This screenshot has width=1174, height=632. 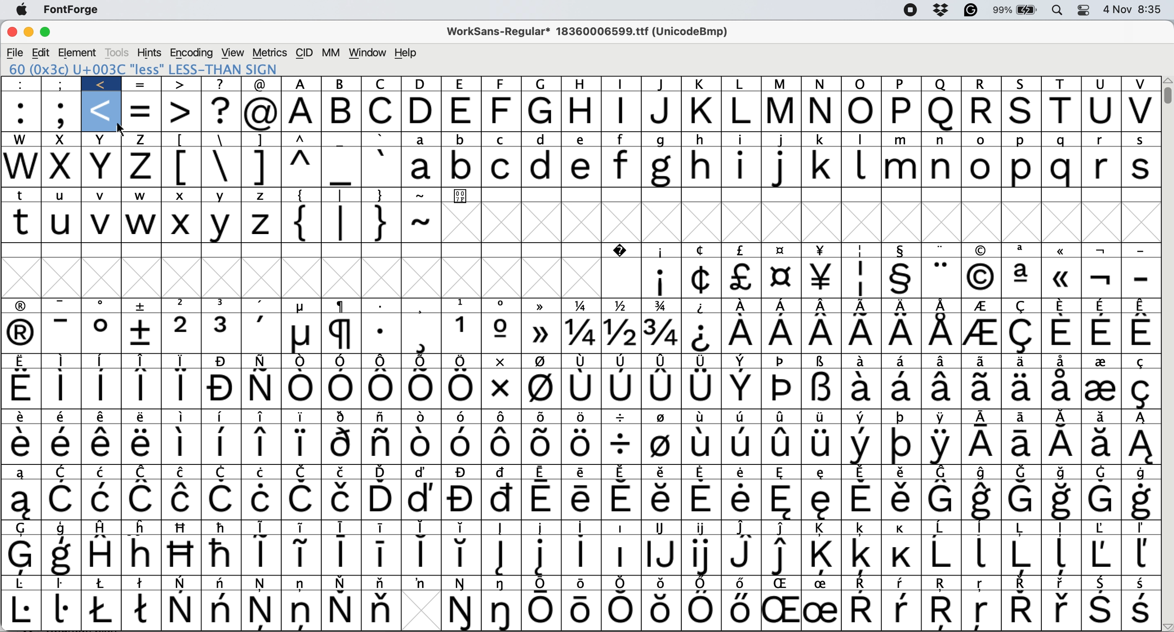 I want to click on Symbol, so click(x=102, y=306).